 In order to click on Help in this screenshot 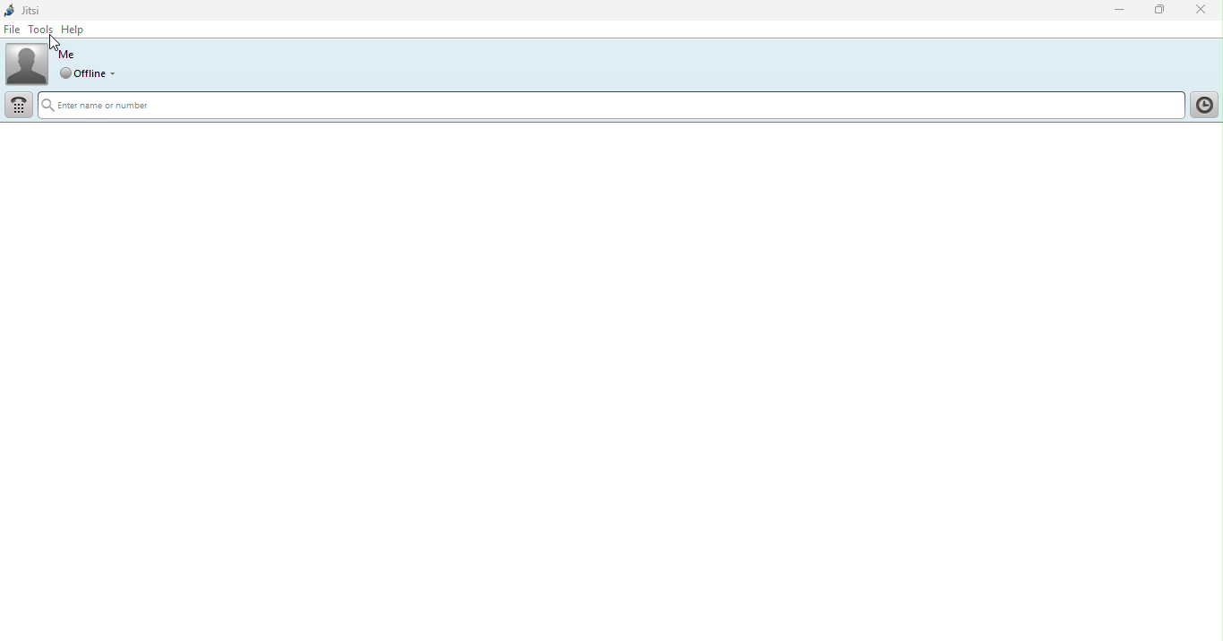, I will do `click(80, 29)`.